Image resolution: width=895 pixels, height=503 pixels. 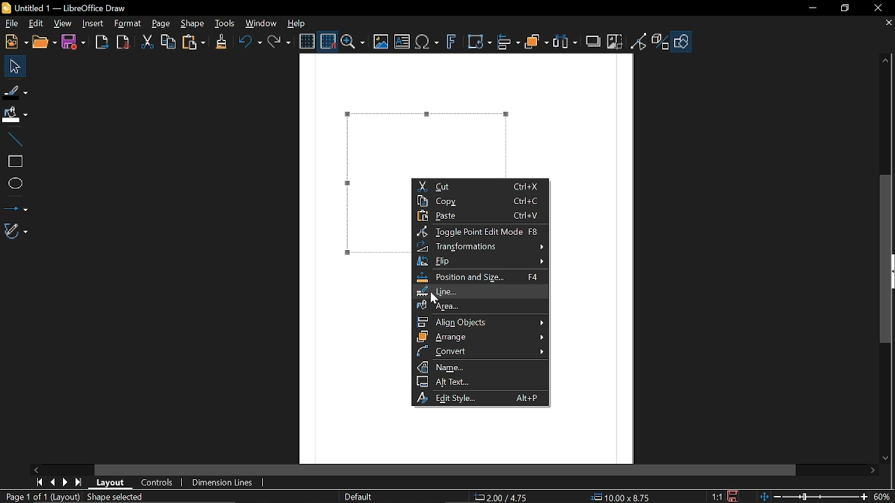 What do you see at coordinates (307, 42) in the screenshot?
I see `Display grid` at bounding box center [307, 42].